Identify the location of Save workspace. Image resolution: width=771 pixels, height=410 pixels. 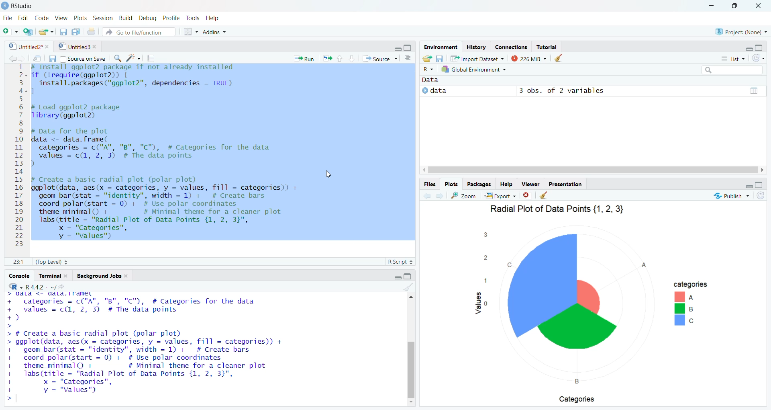
(442, 58).